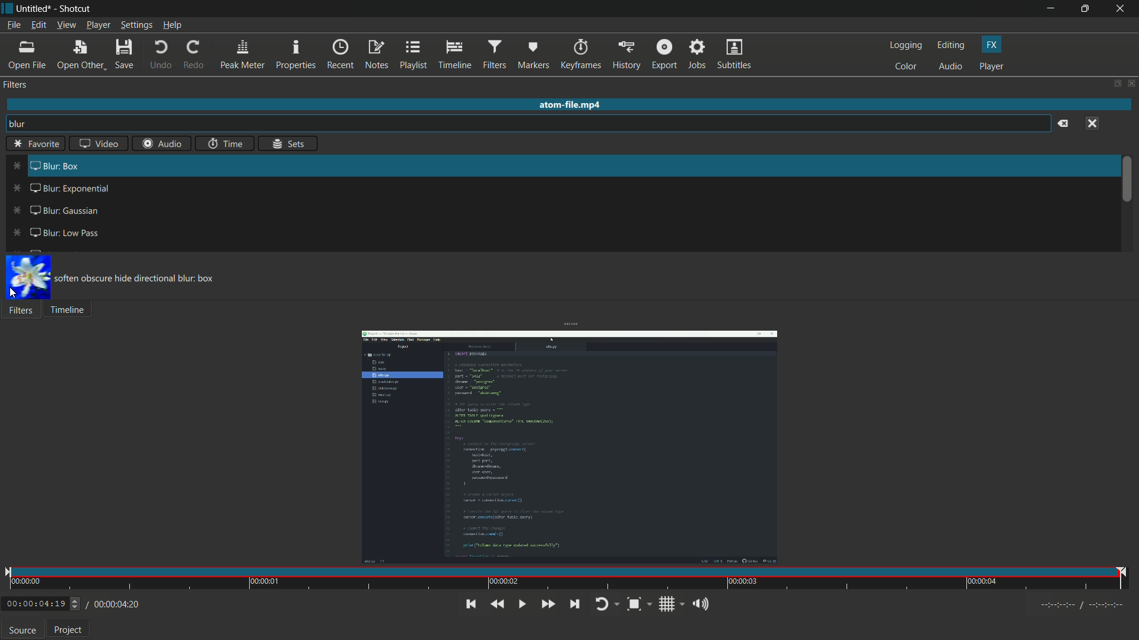 This screenshot has height=640, width=1139. What do you see at coordinates (56, 231) in the screenshot?
I see `blur low pass` at bounding box center [56, 231].